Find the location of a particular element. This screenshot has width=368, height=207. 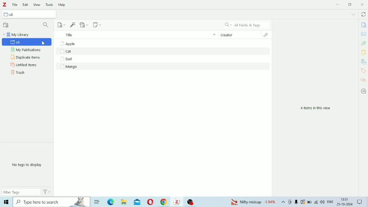

4 items in this view is located at coordinates (315, 108).